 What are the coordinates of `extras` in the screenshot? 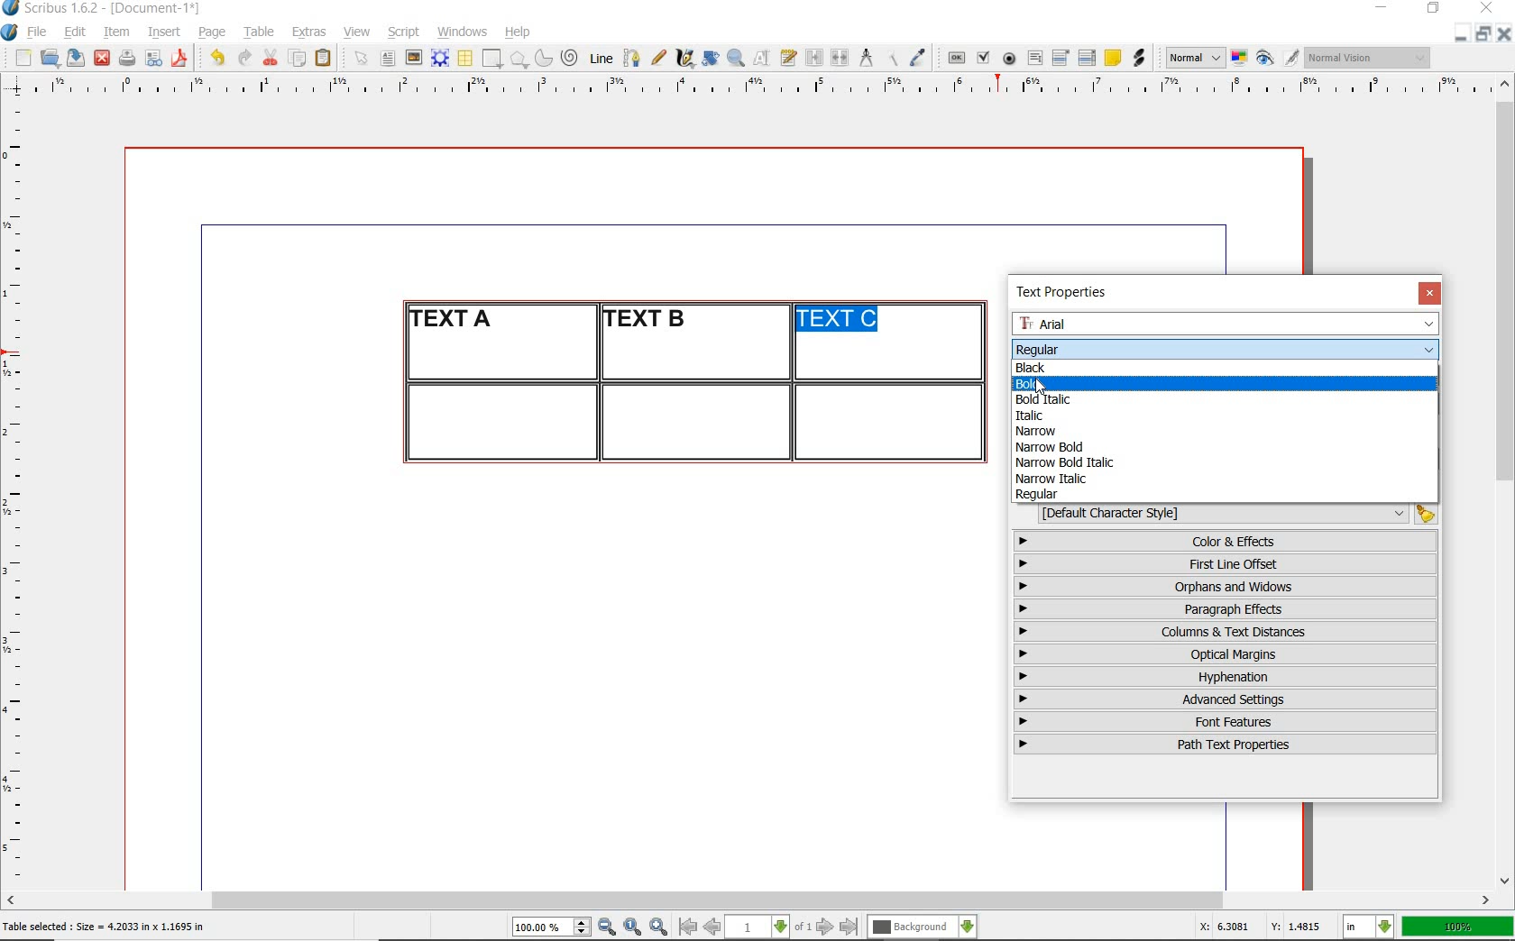 It's located at (309, 33).